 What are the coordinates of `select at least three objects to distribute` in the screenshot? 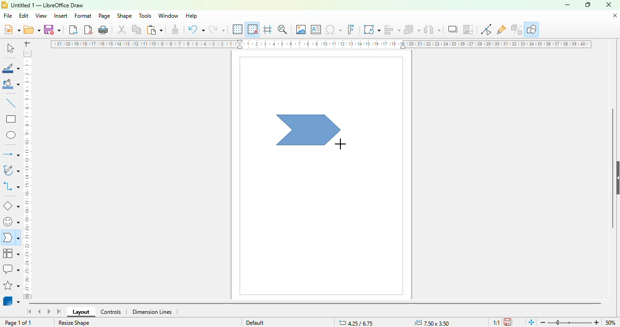 It's located at (432, 29).